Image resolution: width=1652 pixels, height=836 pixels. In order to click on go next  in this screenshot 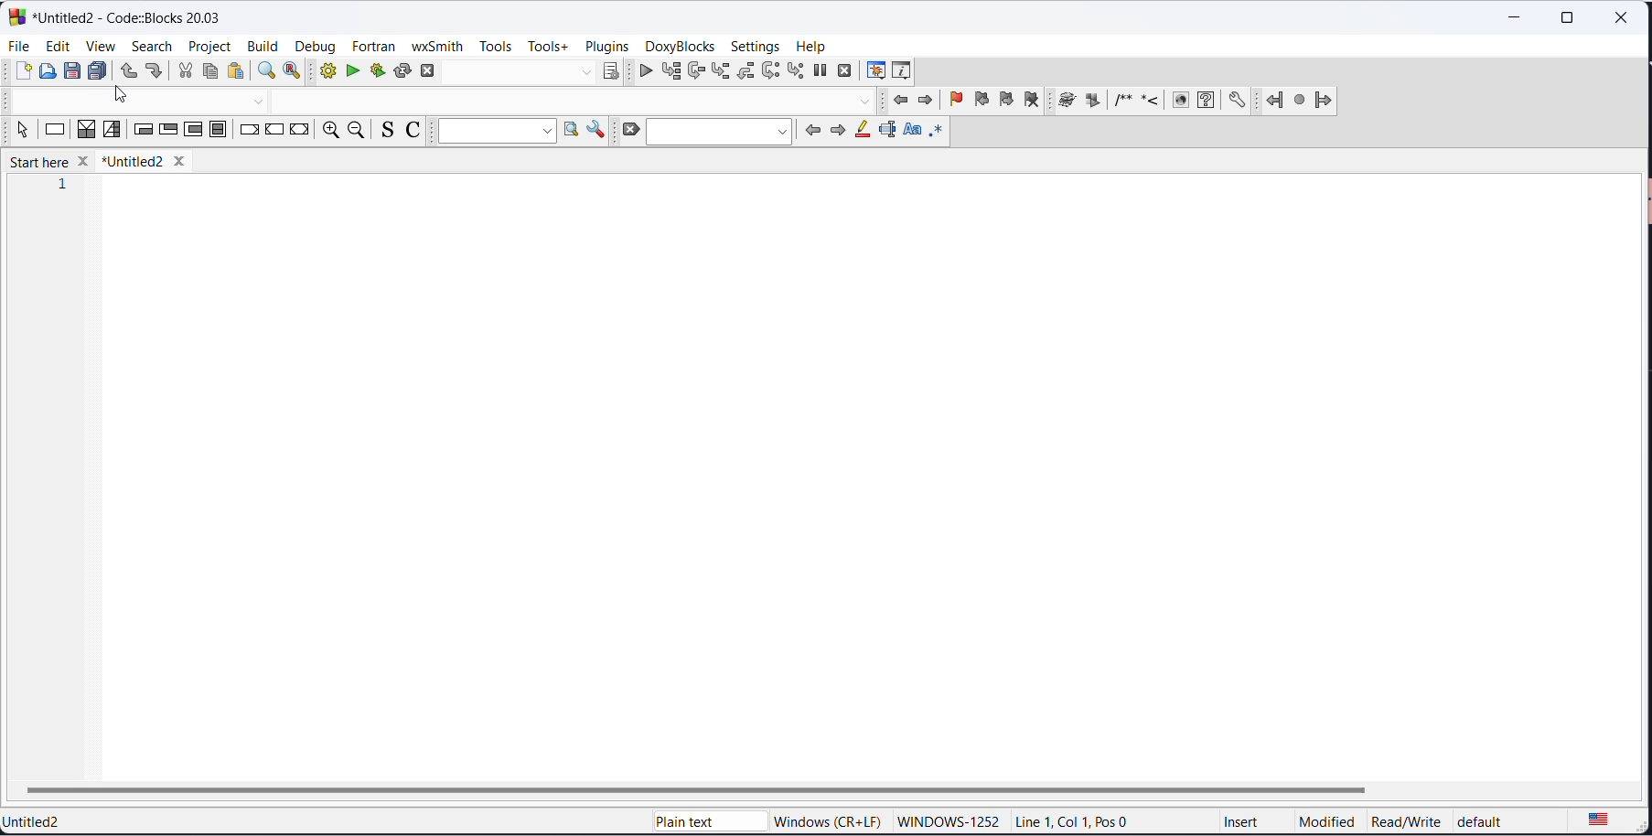, I will do `click(924, 102)`.